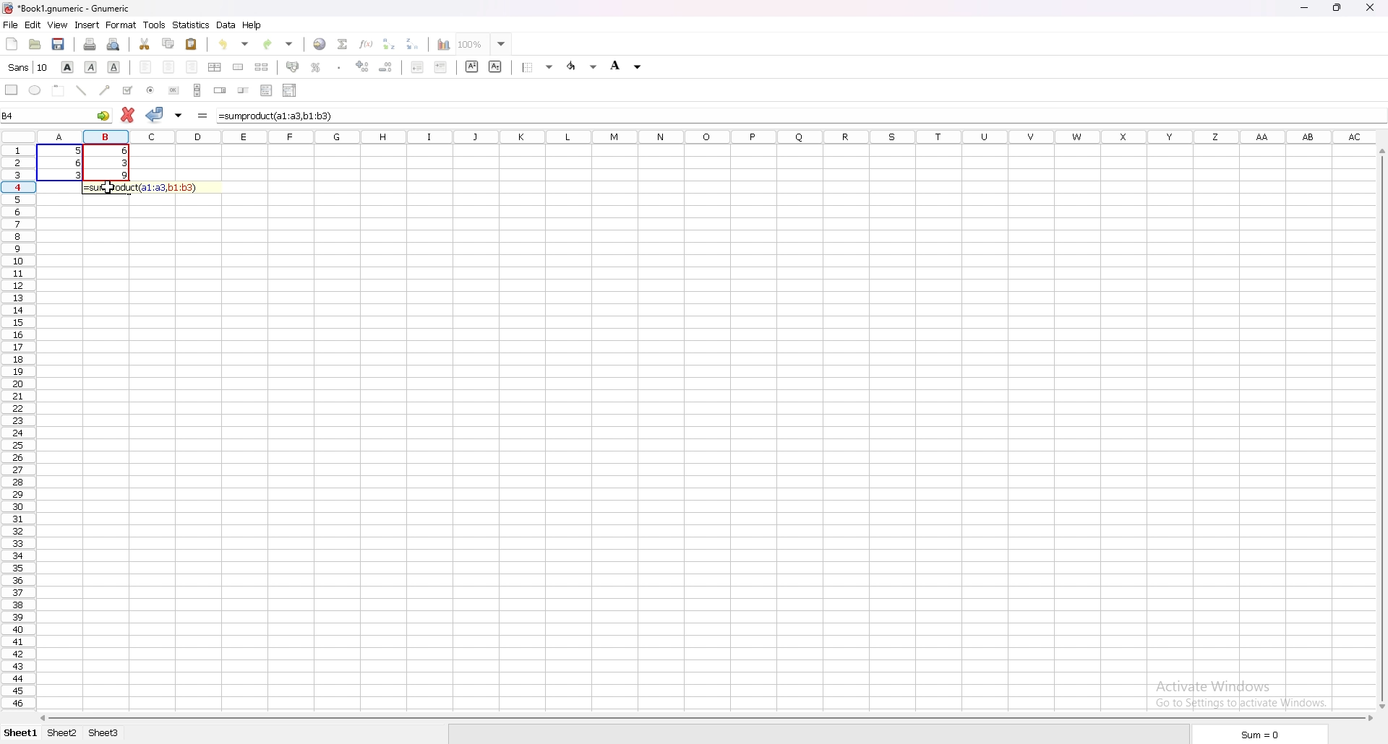 This screenshot has width=1388, height=744. I want to click on border, so click(535, 67).